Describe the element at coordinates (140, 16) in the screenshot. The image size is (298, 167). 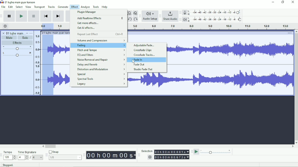
I see `Audacity audio setup toolbar` at that location.